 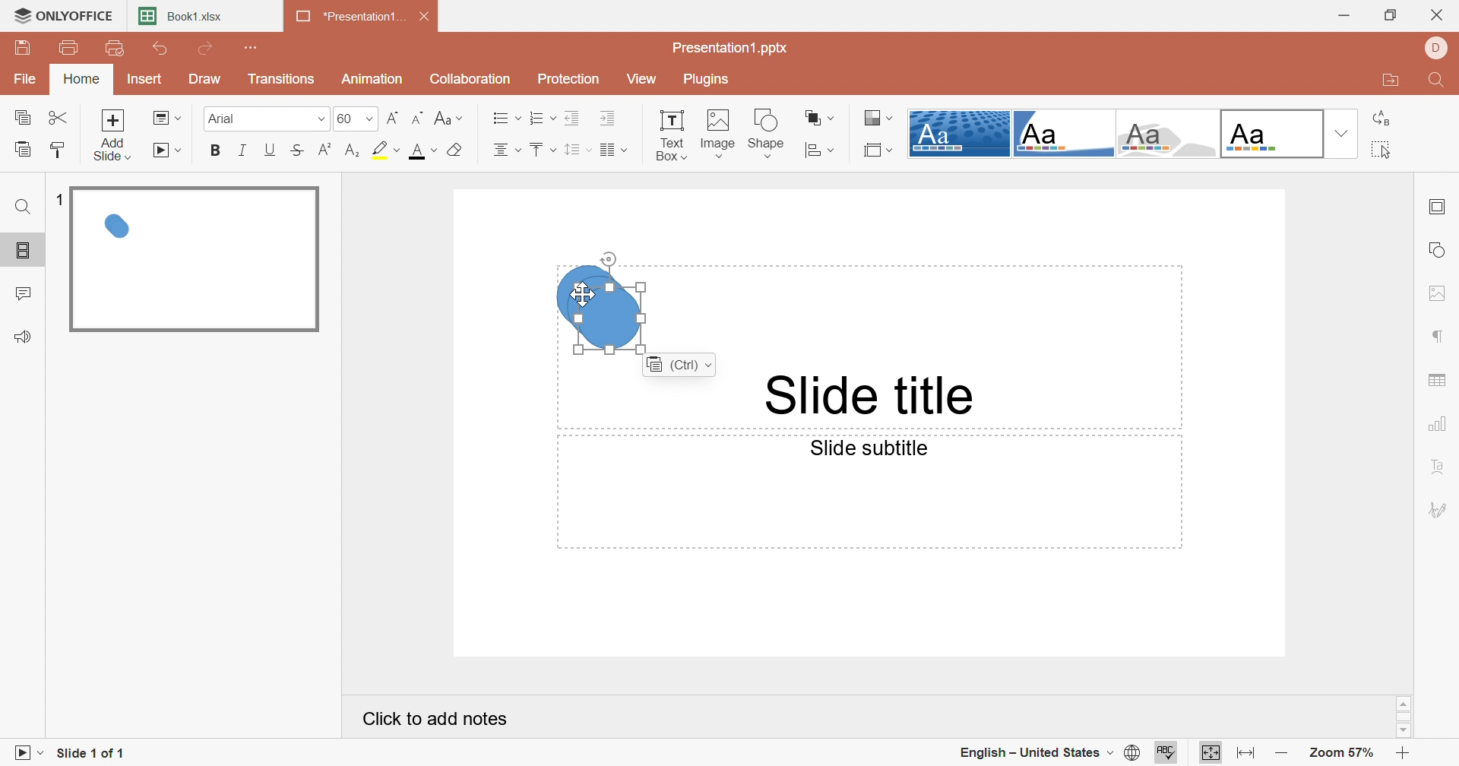 What do you see at coordinates (1440, 80) in the screenshot?
I see `Find` at bounding box center [1440, 80].